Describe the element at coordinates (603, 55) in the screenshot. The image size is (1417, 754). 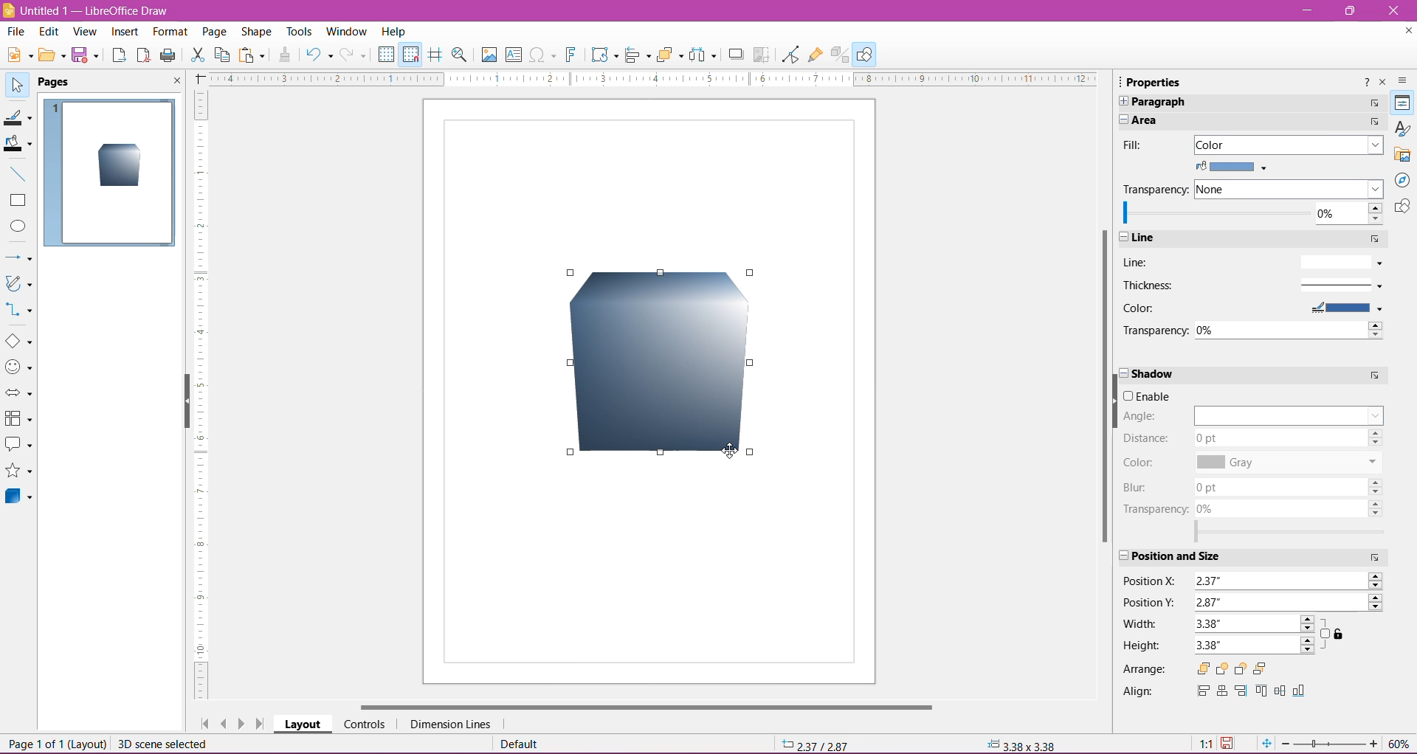
I see `Transformations` at that location.